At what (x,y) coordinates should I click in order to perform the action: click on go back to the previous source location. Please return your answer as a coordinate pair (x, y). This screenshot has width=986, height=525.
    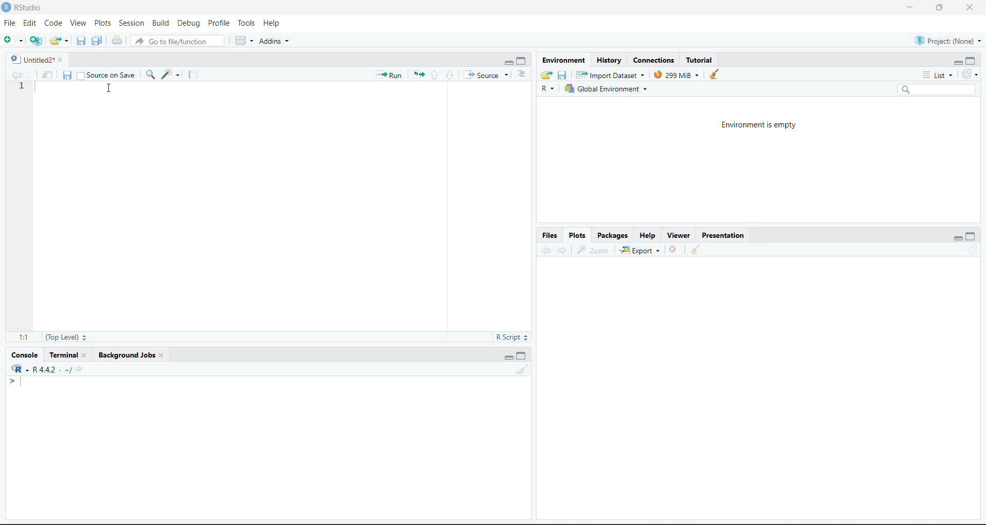
    Looking at the image, I should click on (16, 74).